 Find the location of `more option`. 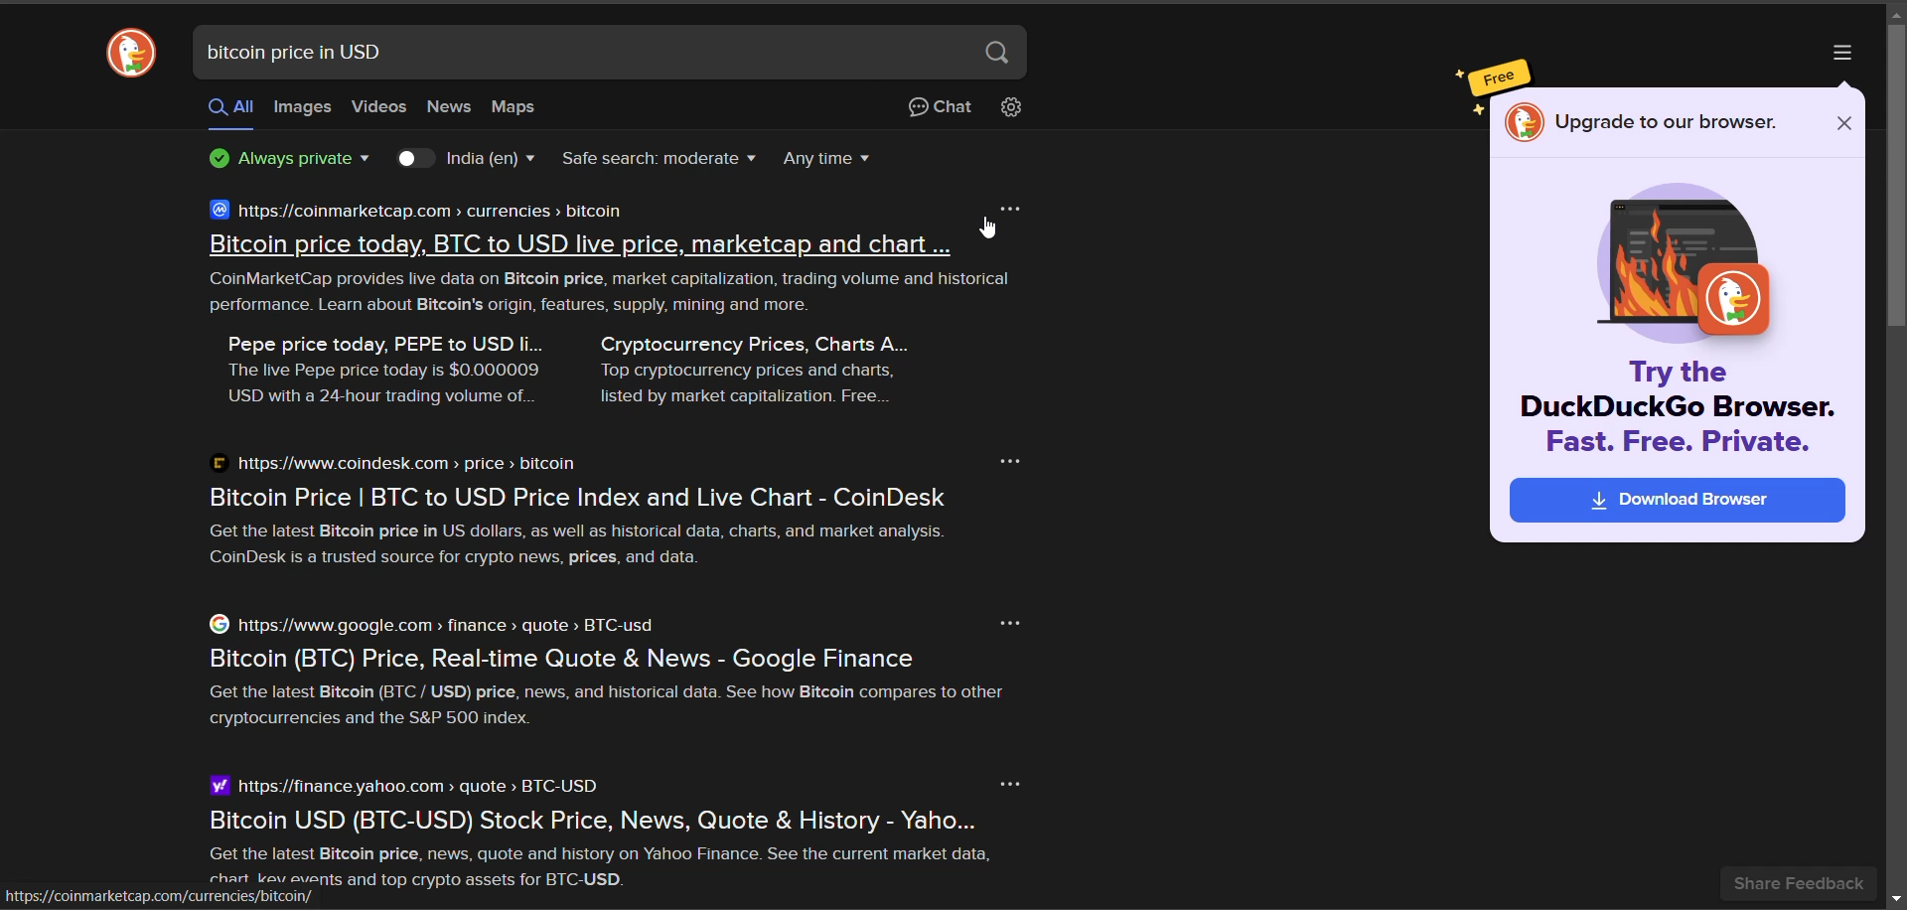

more option is located at coordinates (1009, 781).